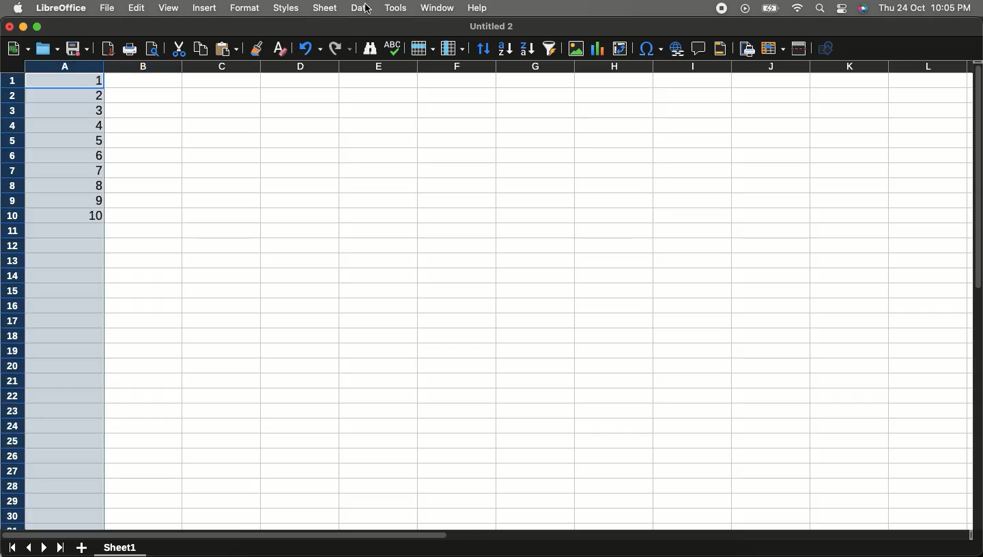 The image size is (983, 557). Describe the element at coordinates (578, 49) in the screenshot. I see `Insert image` at that location.